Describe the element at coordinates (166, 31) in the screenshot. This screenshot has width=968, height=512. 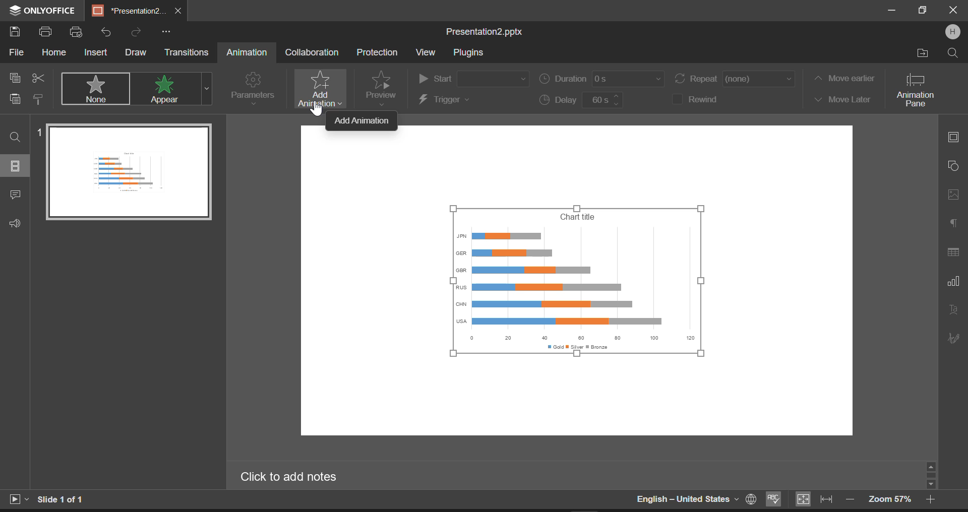
I see `More Options` at that location.